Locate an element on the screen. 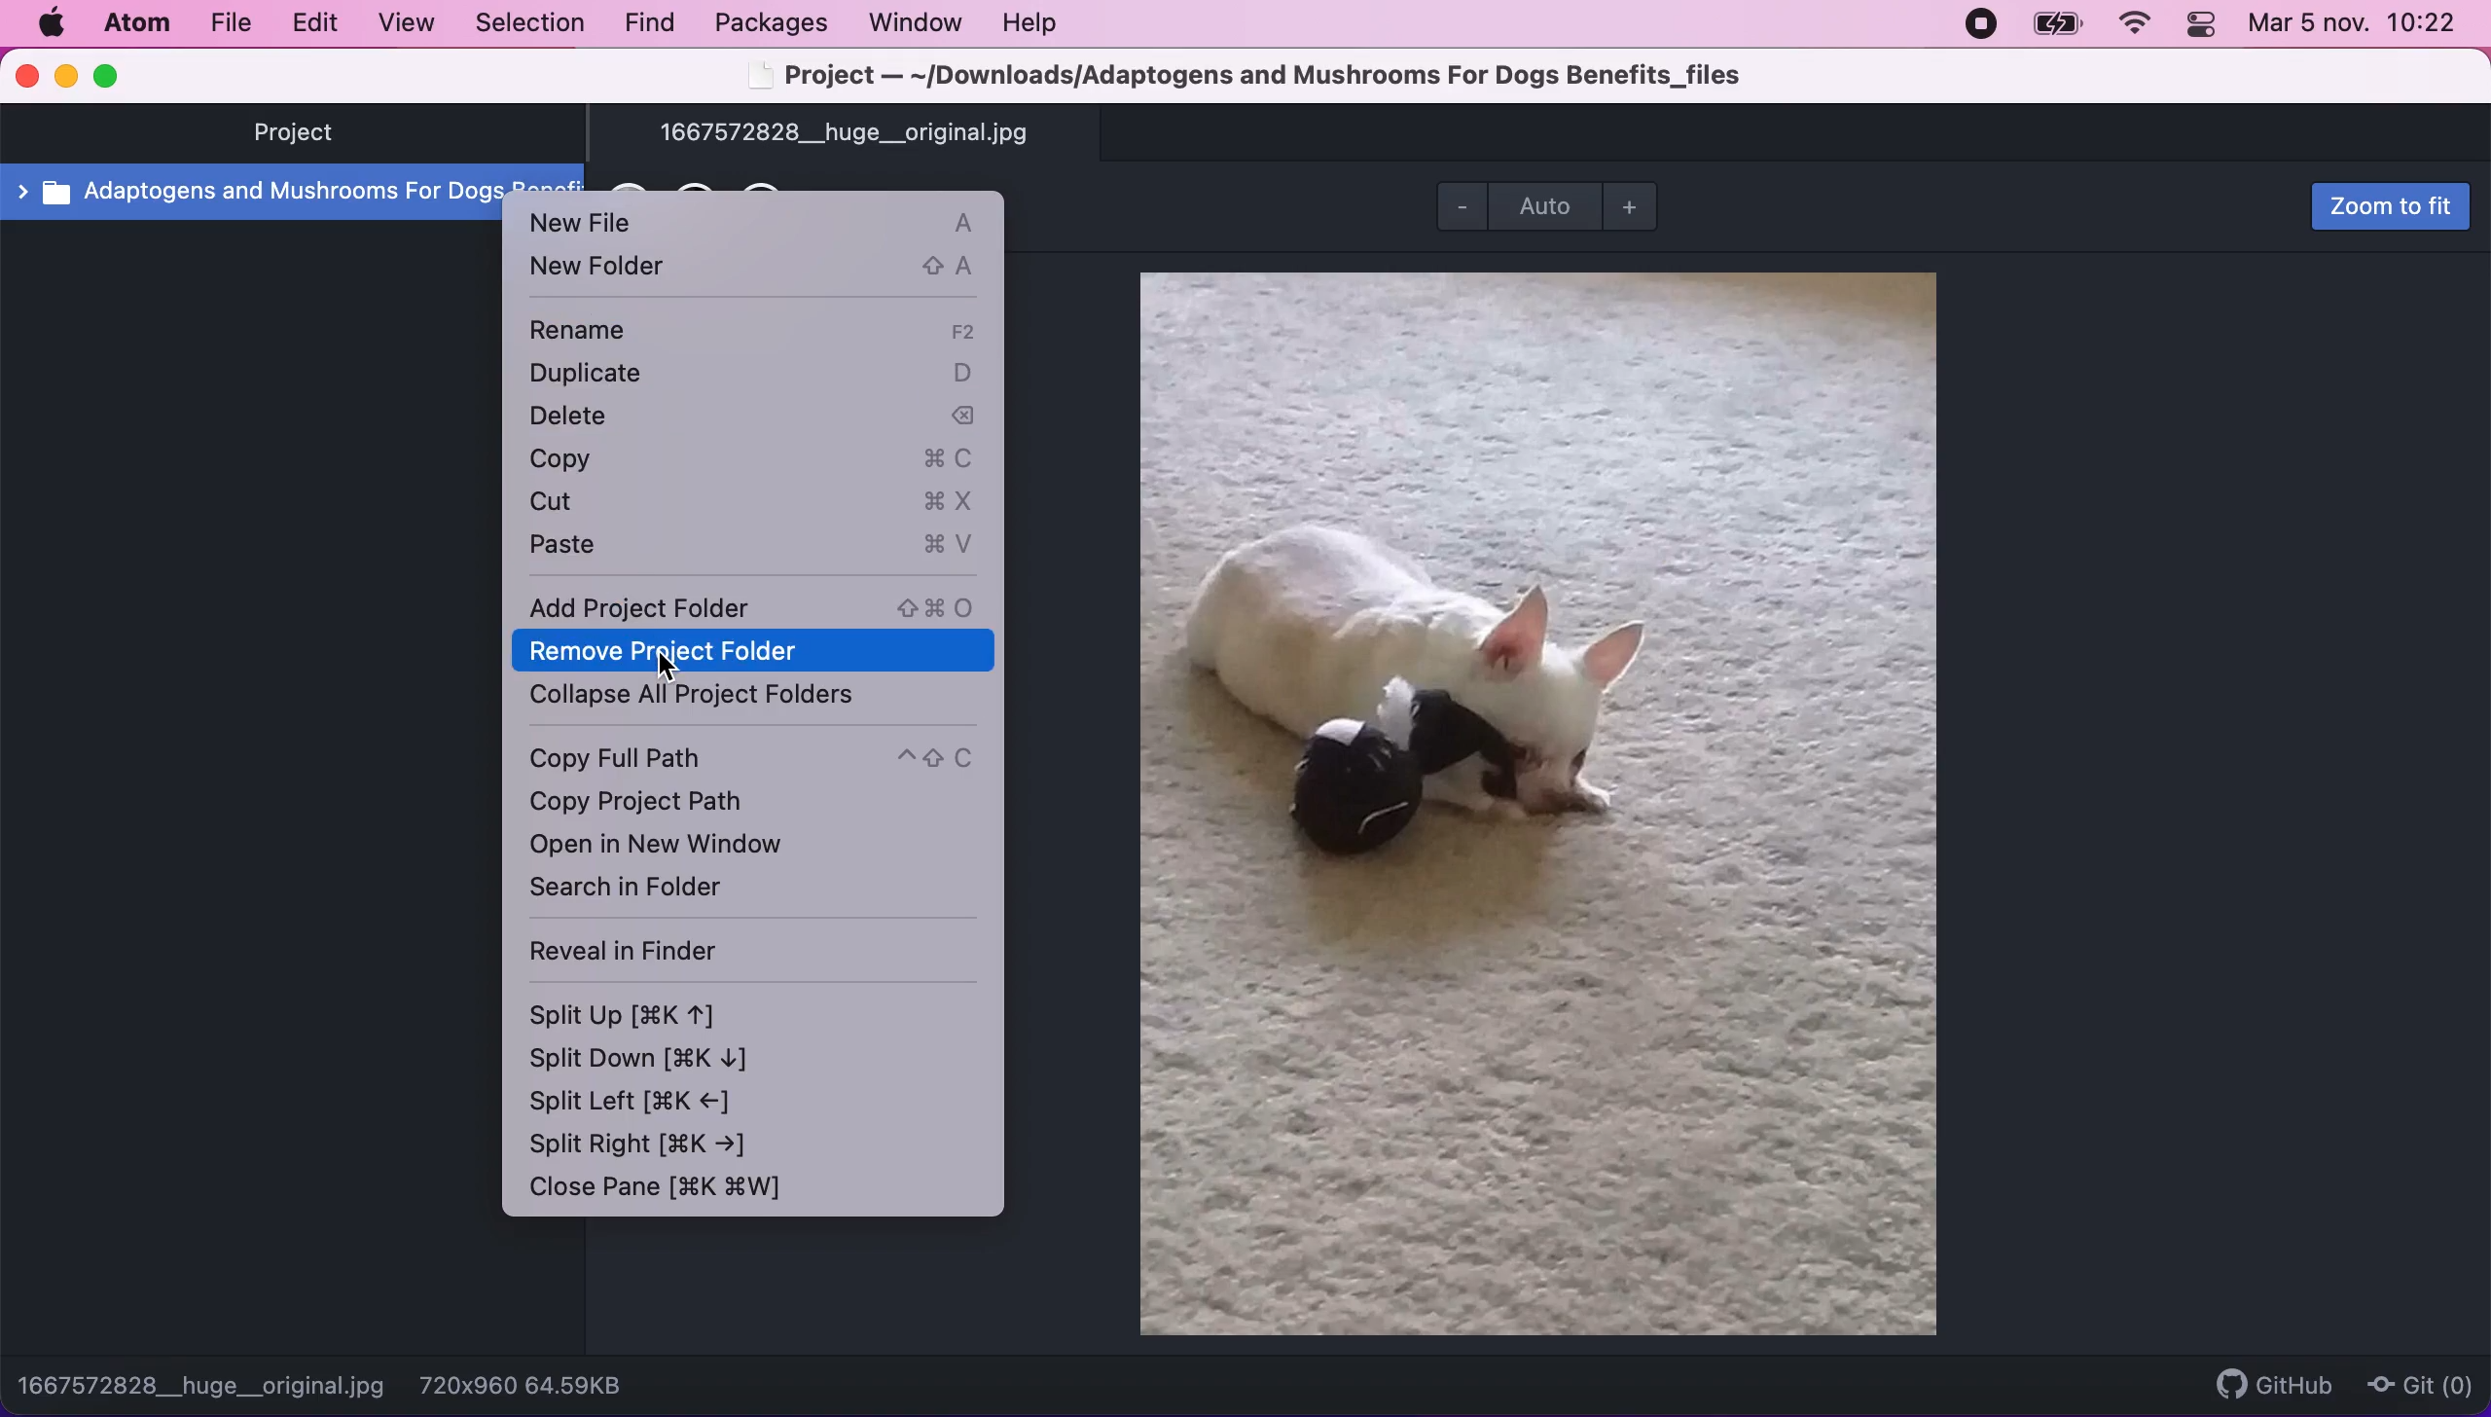  minimize is located at coordinates (65, 79).